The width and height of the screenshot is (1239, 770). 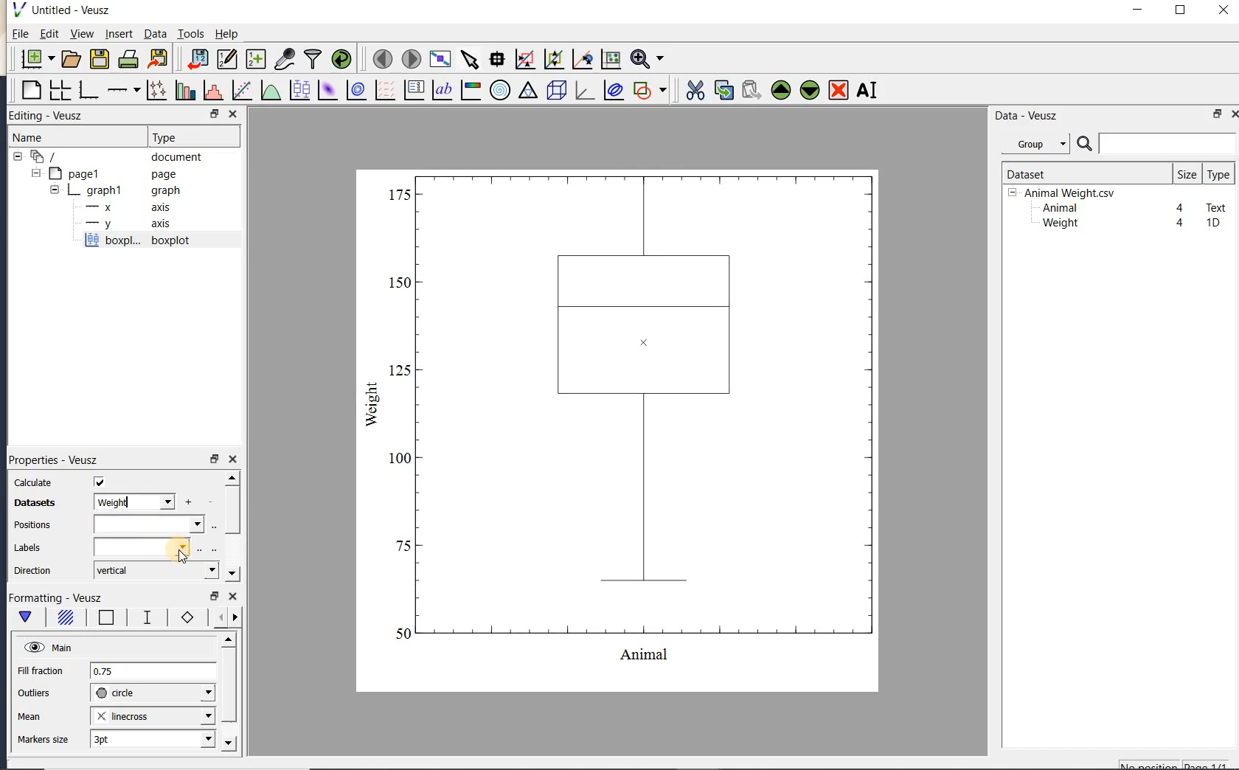 What do you see at coordinates (103, 619) in the screenshot?
I see `box border` at bounding box center [103, 619].